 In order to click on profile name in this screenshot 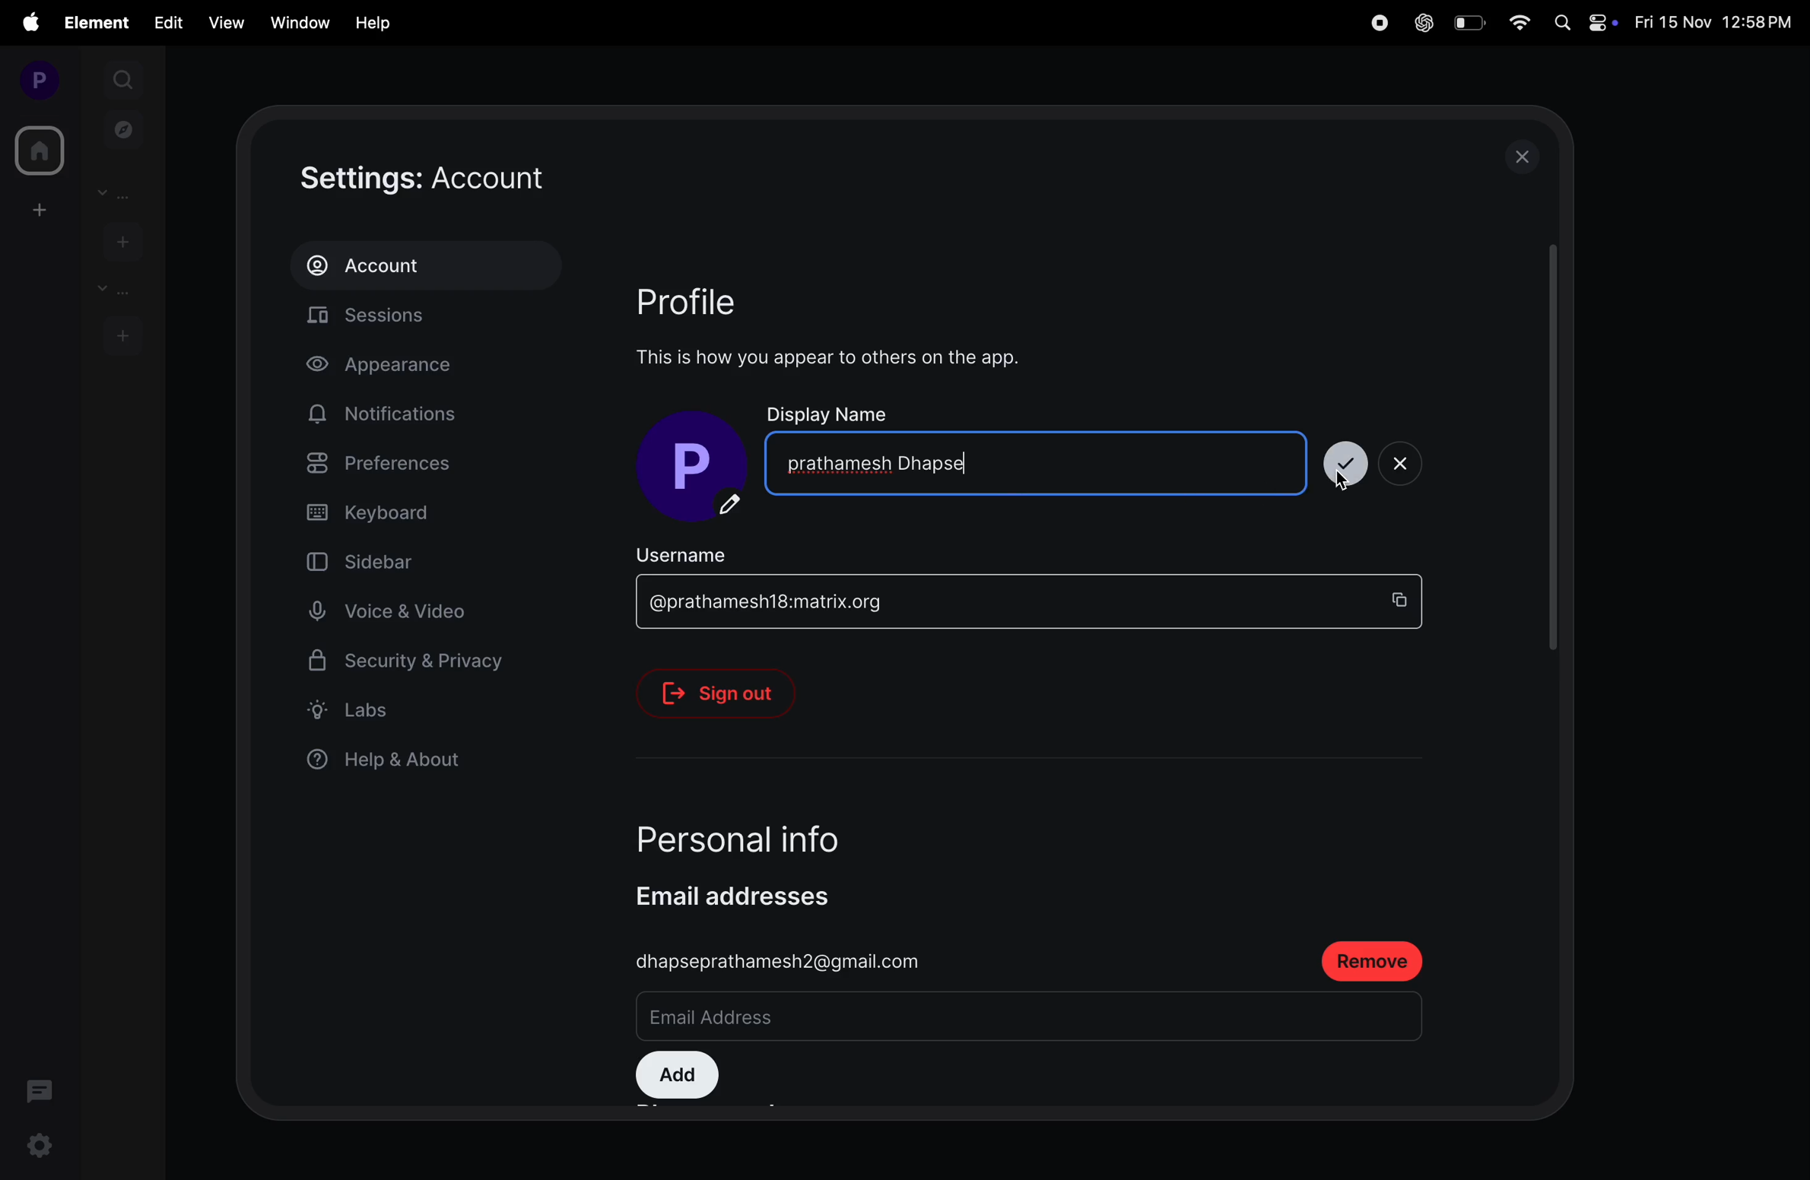, I will do `click(698, 468)`.